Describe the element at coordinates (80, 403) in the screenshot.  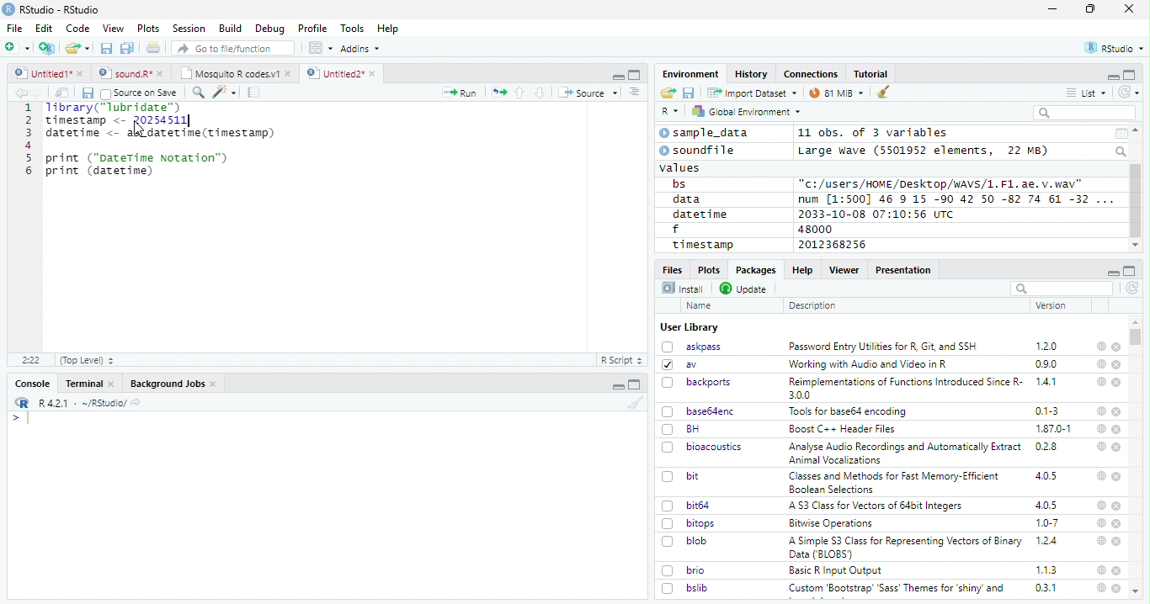
I see `R 4.2.1 - ~/RStudio/` at that location.